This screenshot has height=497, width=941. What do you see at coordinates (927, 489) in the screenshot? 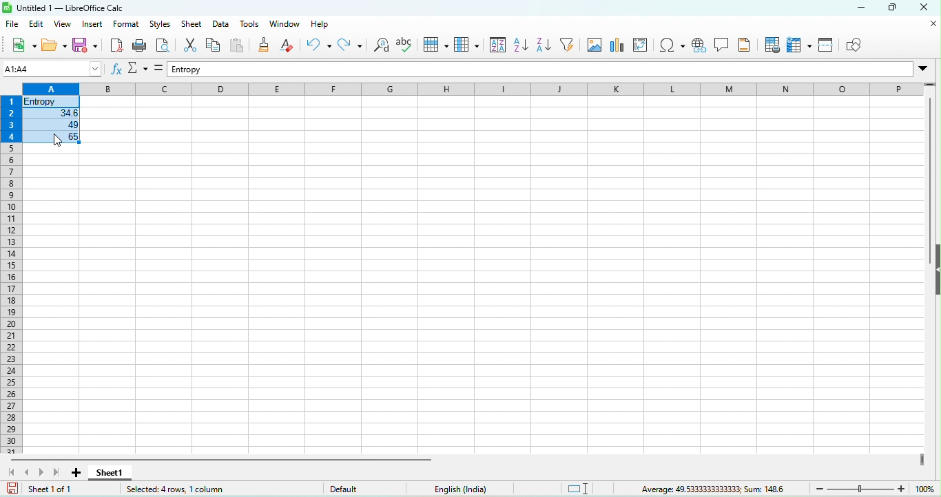
I see `zoom` at bounding box center [927, 489].